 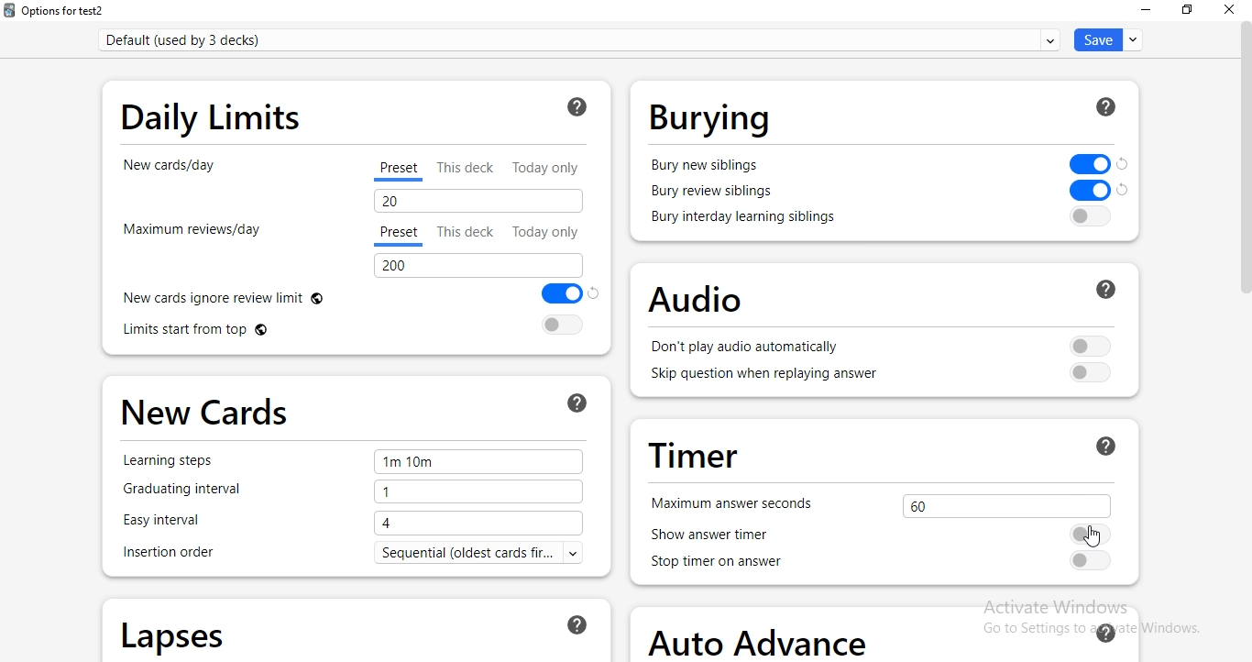 What do you see at coordinates (169, 552) in the screenshot?
I see `insertion order` at bounding box center [169, 552].